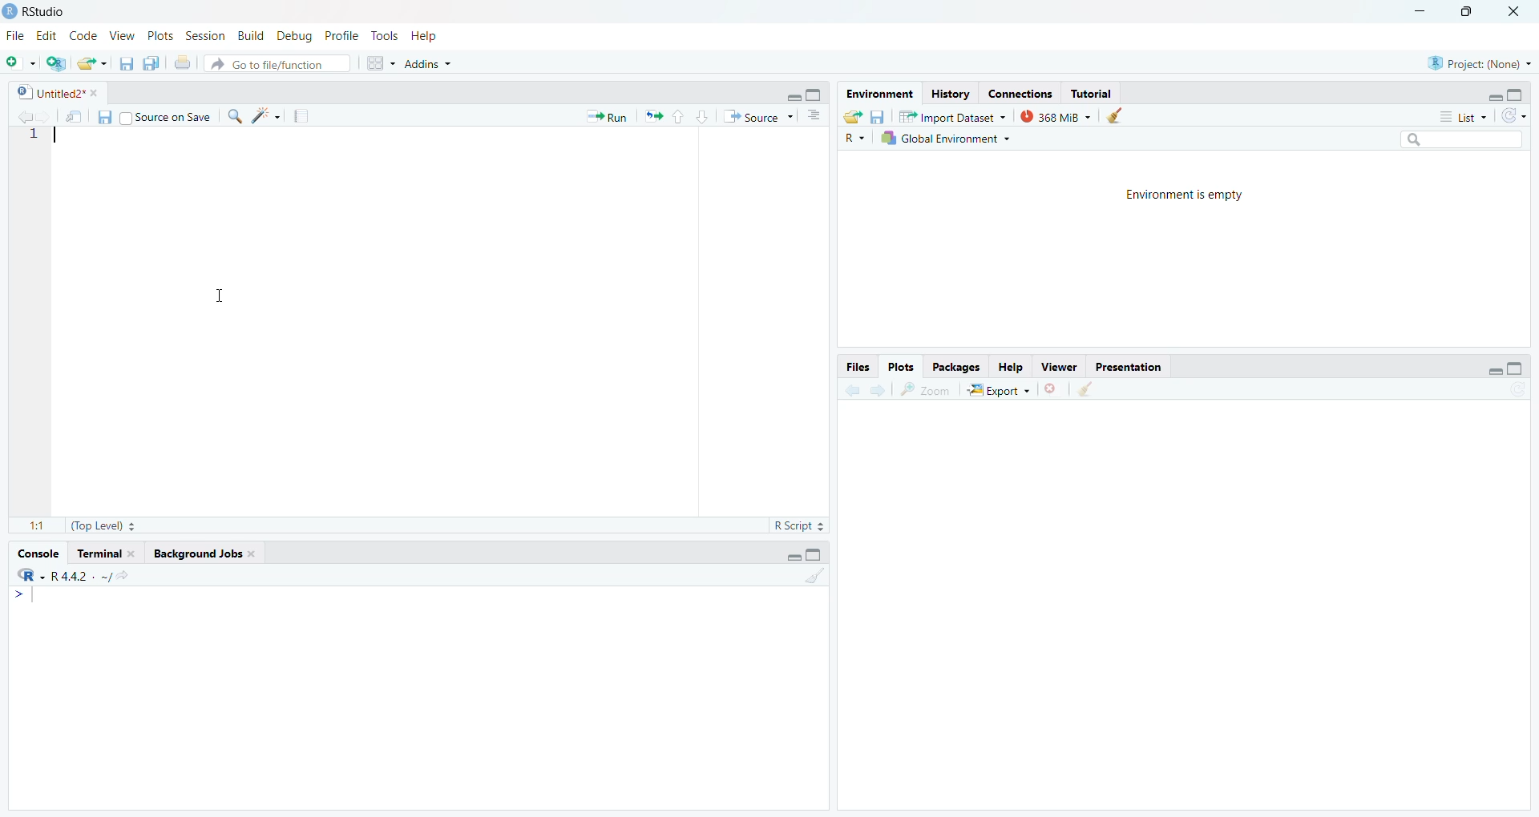 The height and width of the screenshot is (817, 1539). What do you see at coordinates (57, 63) in the screenshot?
I see `add script` at bounding box center [57, 63].